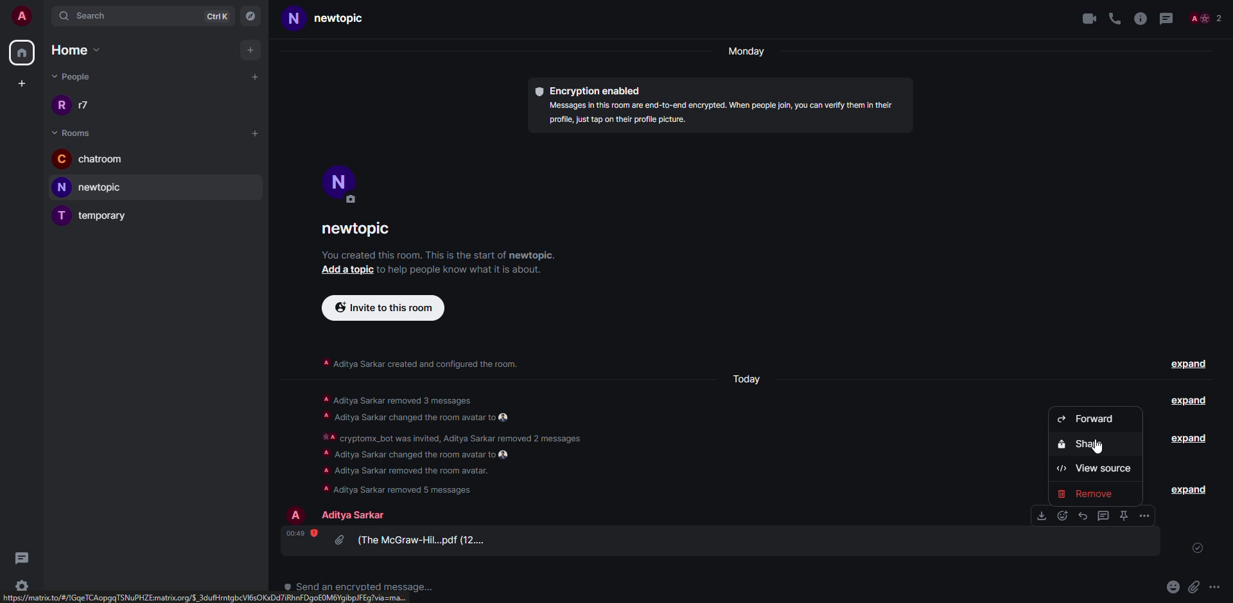  What do you see at coordinates (83, 51) in the screenshot?
I see `home` at bounding box center [83, 51].